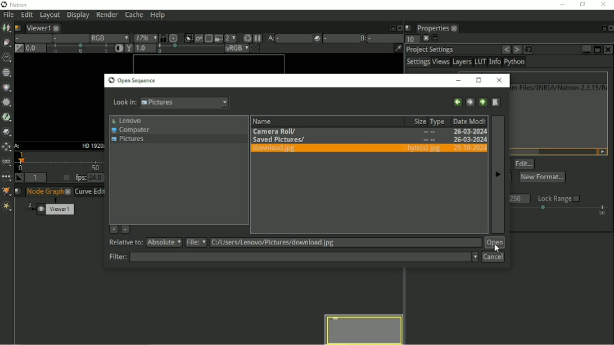 This screenshot has height=345, width=614. What do you see at coordinates (37, 178) in the screenshot?
I see `Playback in point` at bounding box center [37, 178].